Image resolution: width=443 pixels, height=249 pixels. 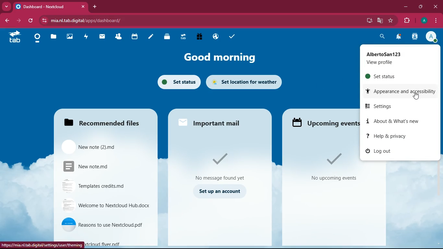 I want to click on minimize, so click(x=406, y=7).